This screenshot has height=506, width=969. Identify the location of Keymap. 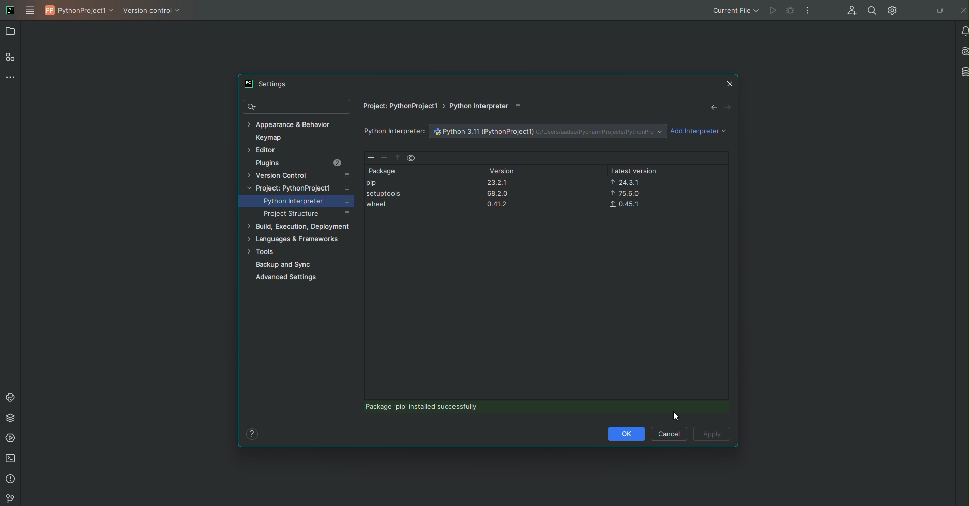
(274, 137).